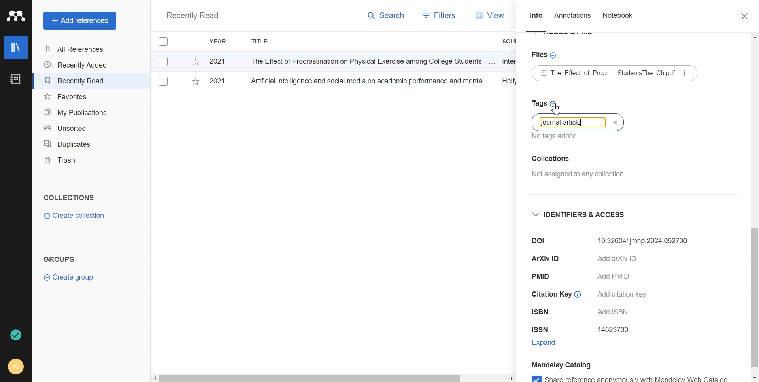 The height and width of the screenshot is (382, 759). Describe the element at coordinates (740, 17) in the screenshot. I see `Close ` at that location.